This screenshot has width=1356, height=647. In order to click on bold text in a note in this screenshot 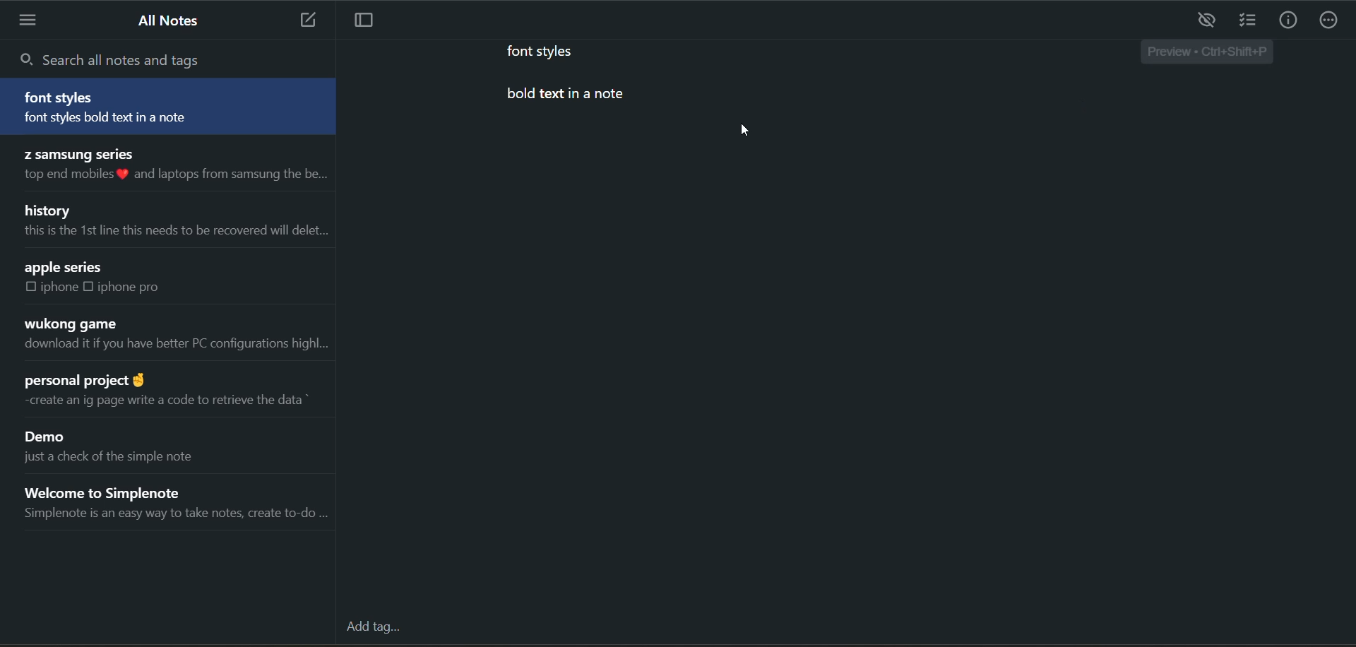, I will do `click(566, 97)`.